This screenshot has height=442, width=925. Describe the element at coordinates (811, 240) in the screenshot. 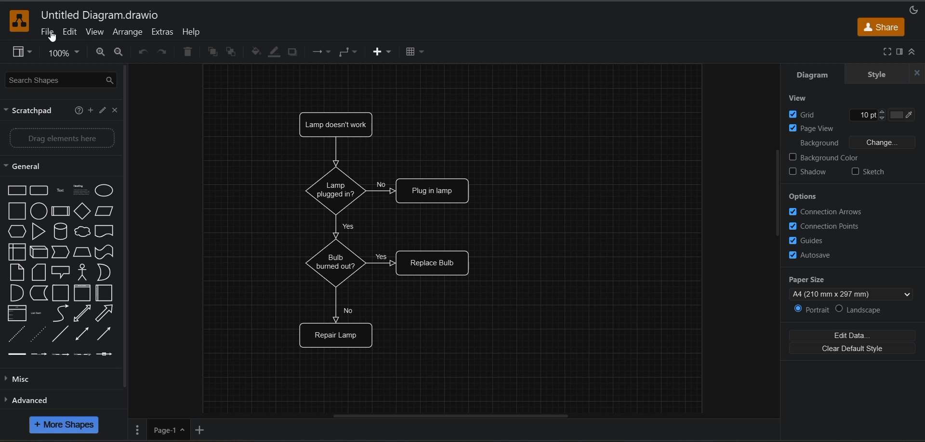

I see `guides` at that location.